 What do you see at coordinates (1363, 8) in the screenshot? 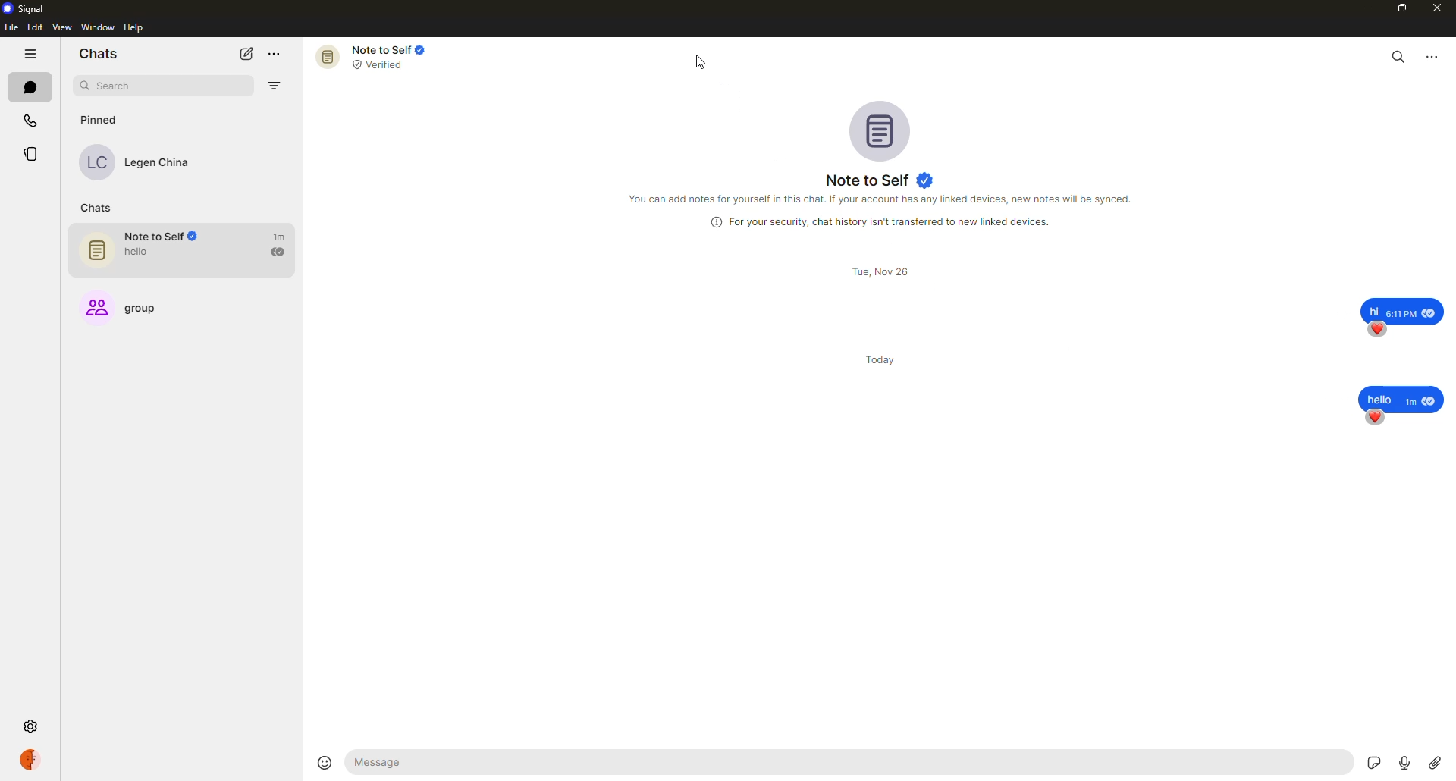
I see `minimize` at bounding box center [1363, 8].